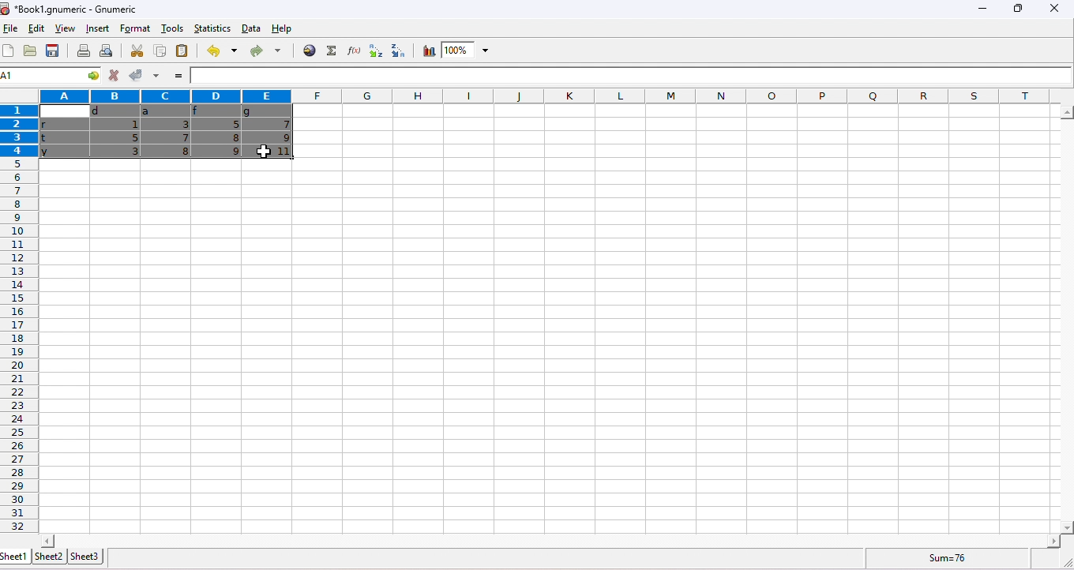  What do you see at coordinates (48, 556) in the screenshot?
I see `sheet2` at bounding box center [48, 556].